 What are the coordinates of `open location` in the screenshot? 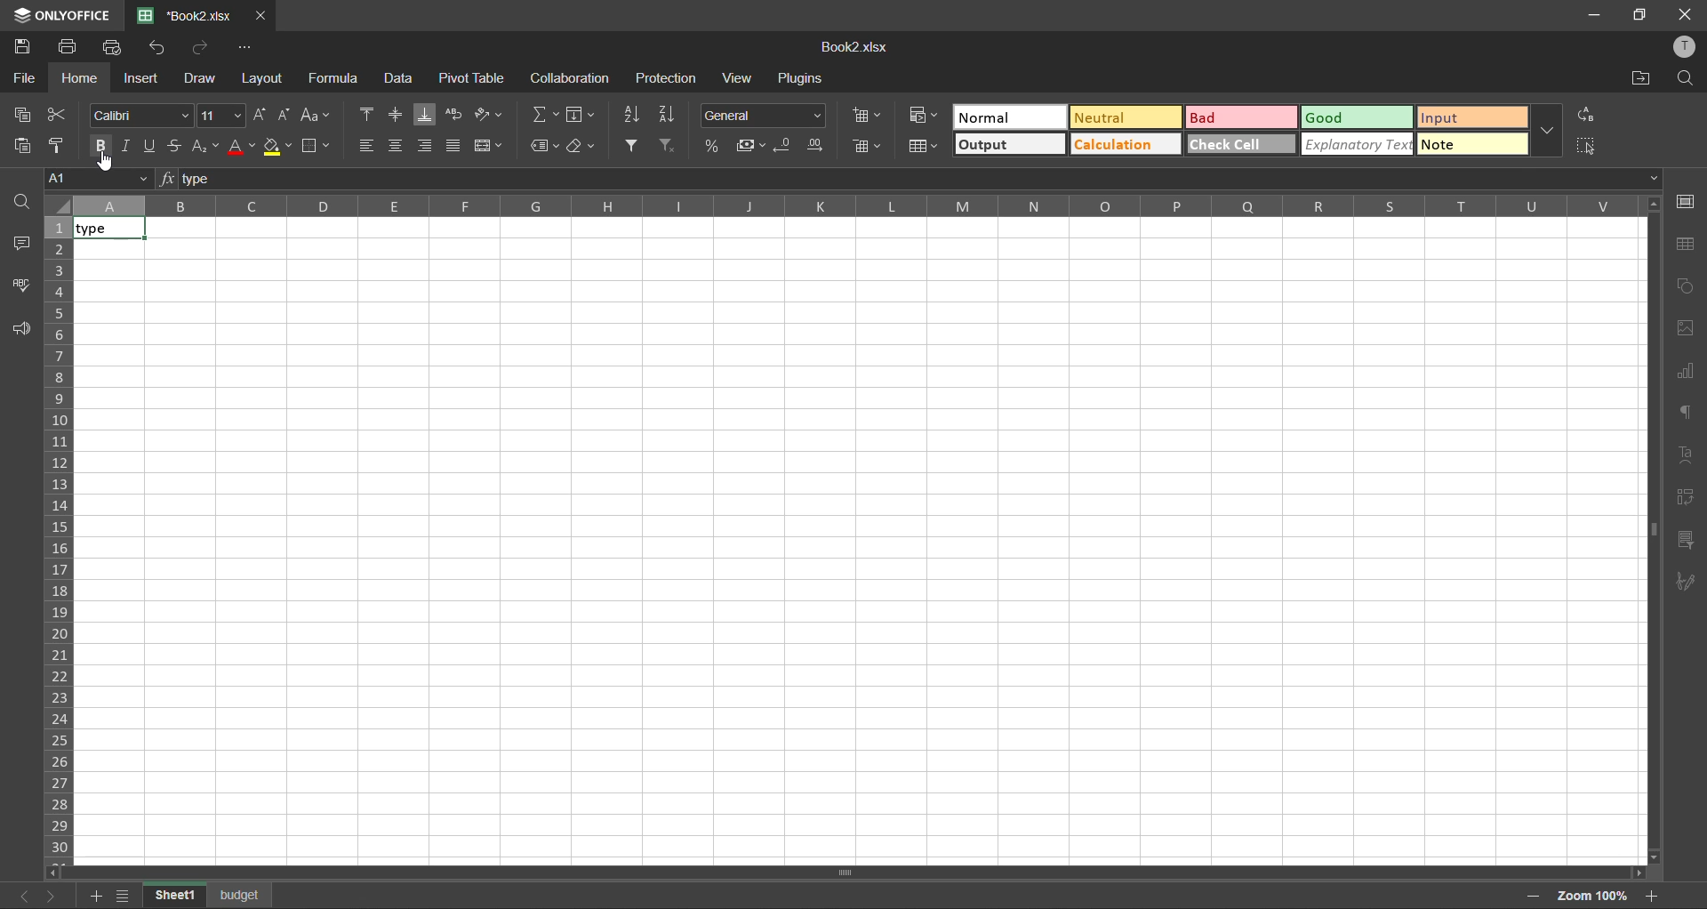 It's located at (1643, 80).